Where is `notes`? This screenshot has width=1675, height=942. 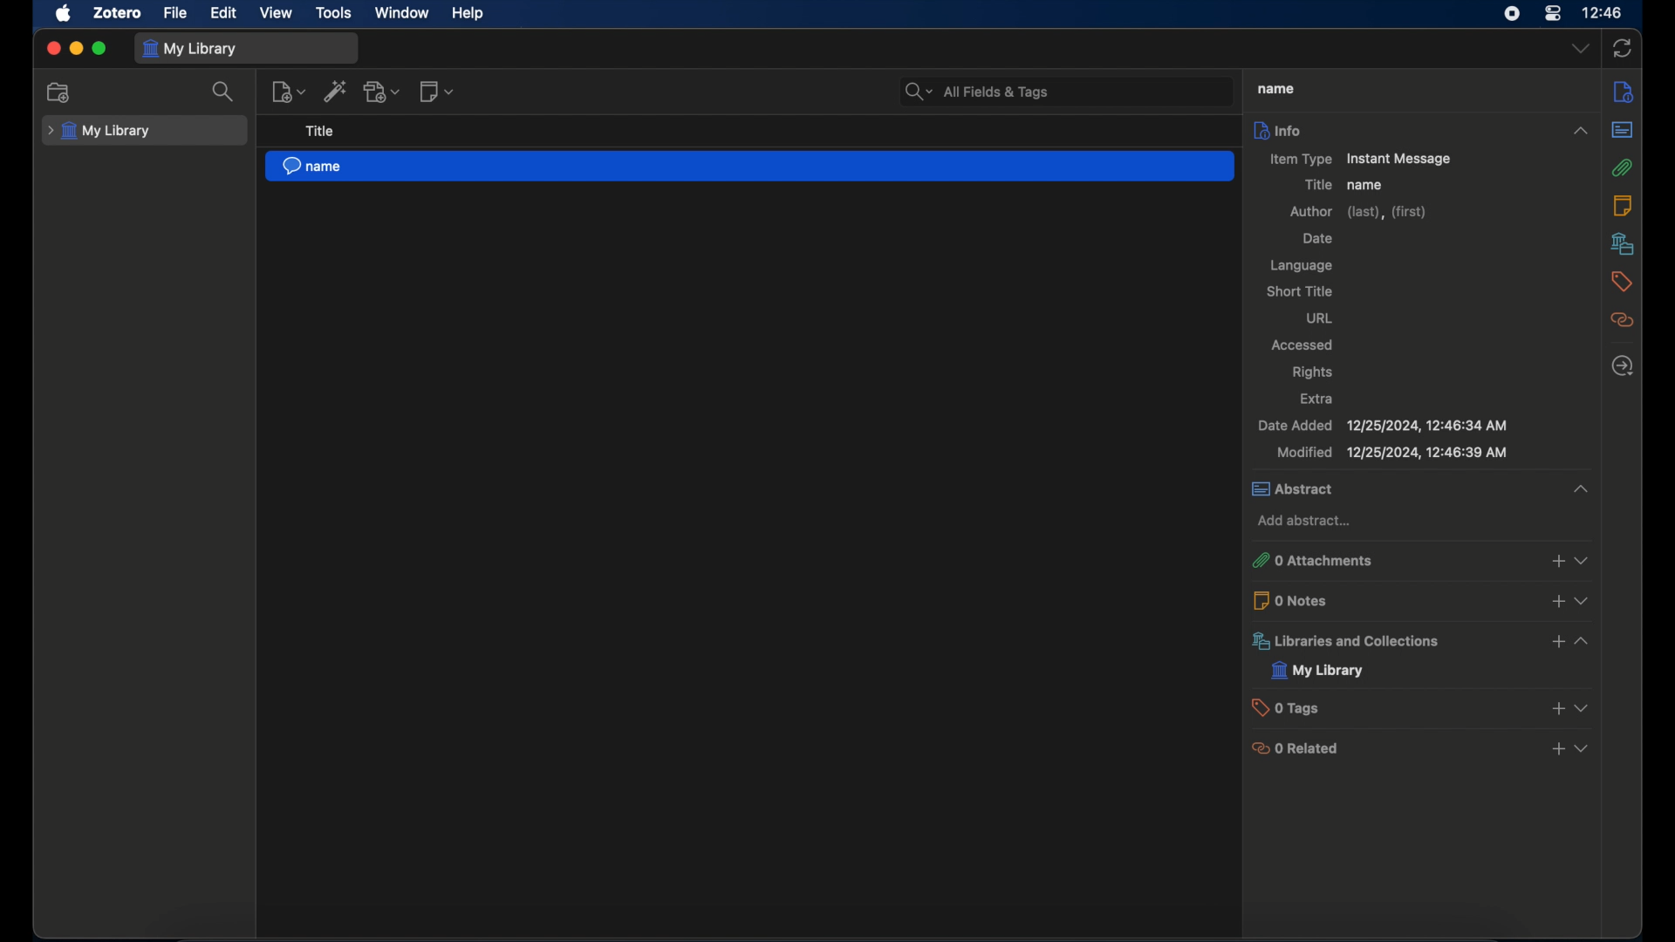
notes is located at coordinates (1624, 205).